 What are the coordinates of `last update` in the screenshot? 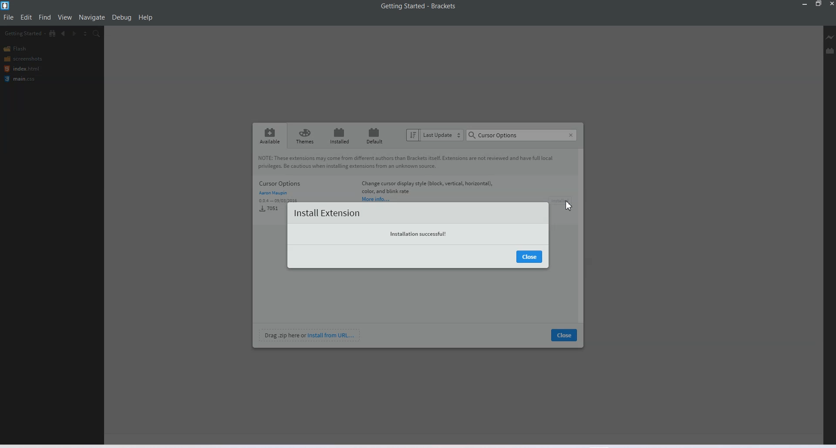 It's located at (442, 135).